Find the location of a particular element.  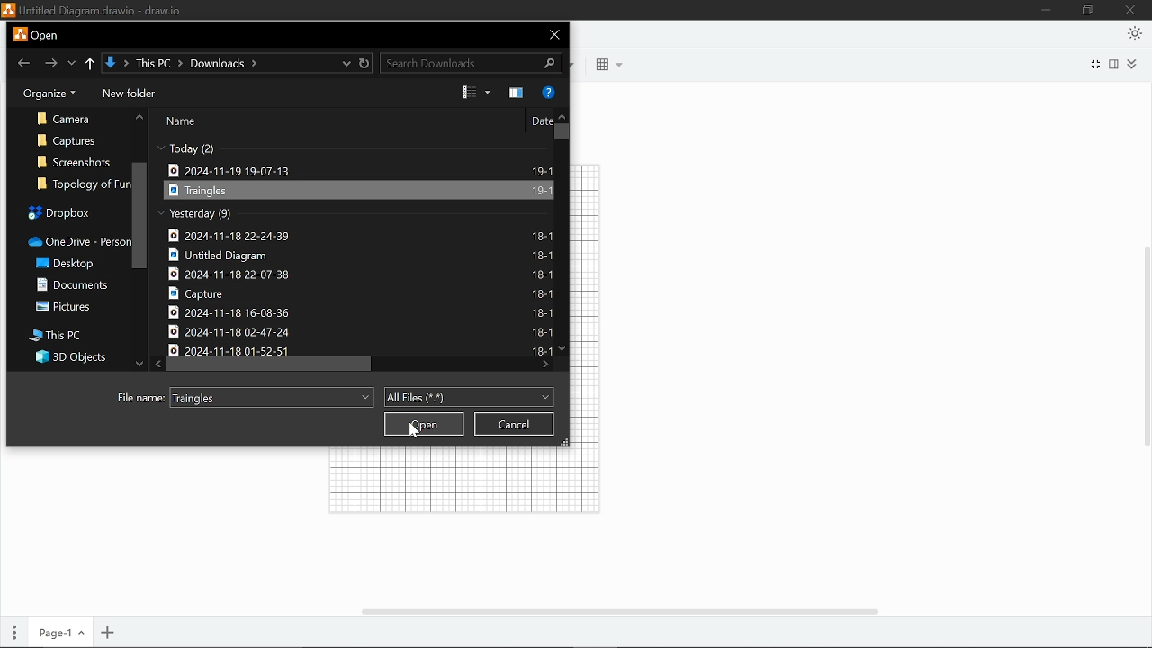

2024-11-18 22-07-38   18-1 is located at coordinates (360, 274).